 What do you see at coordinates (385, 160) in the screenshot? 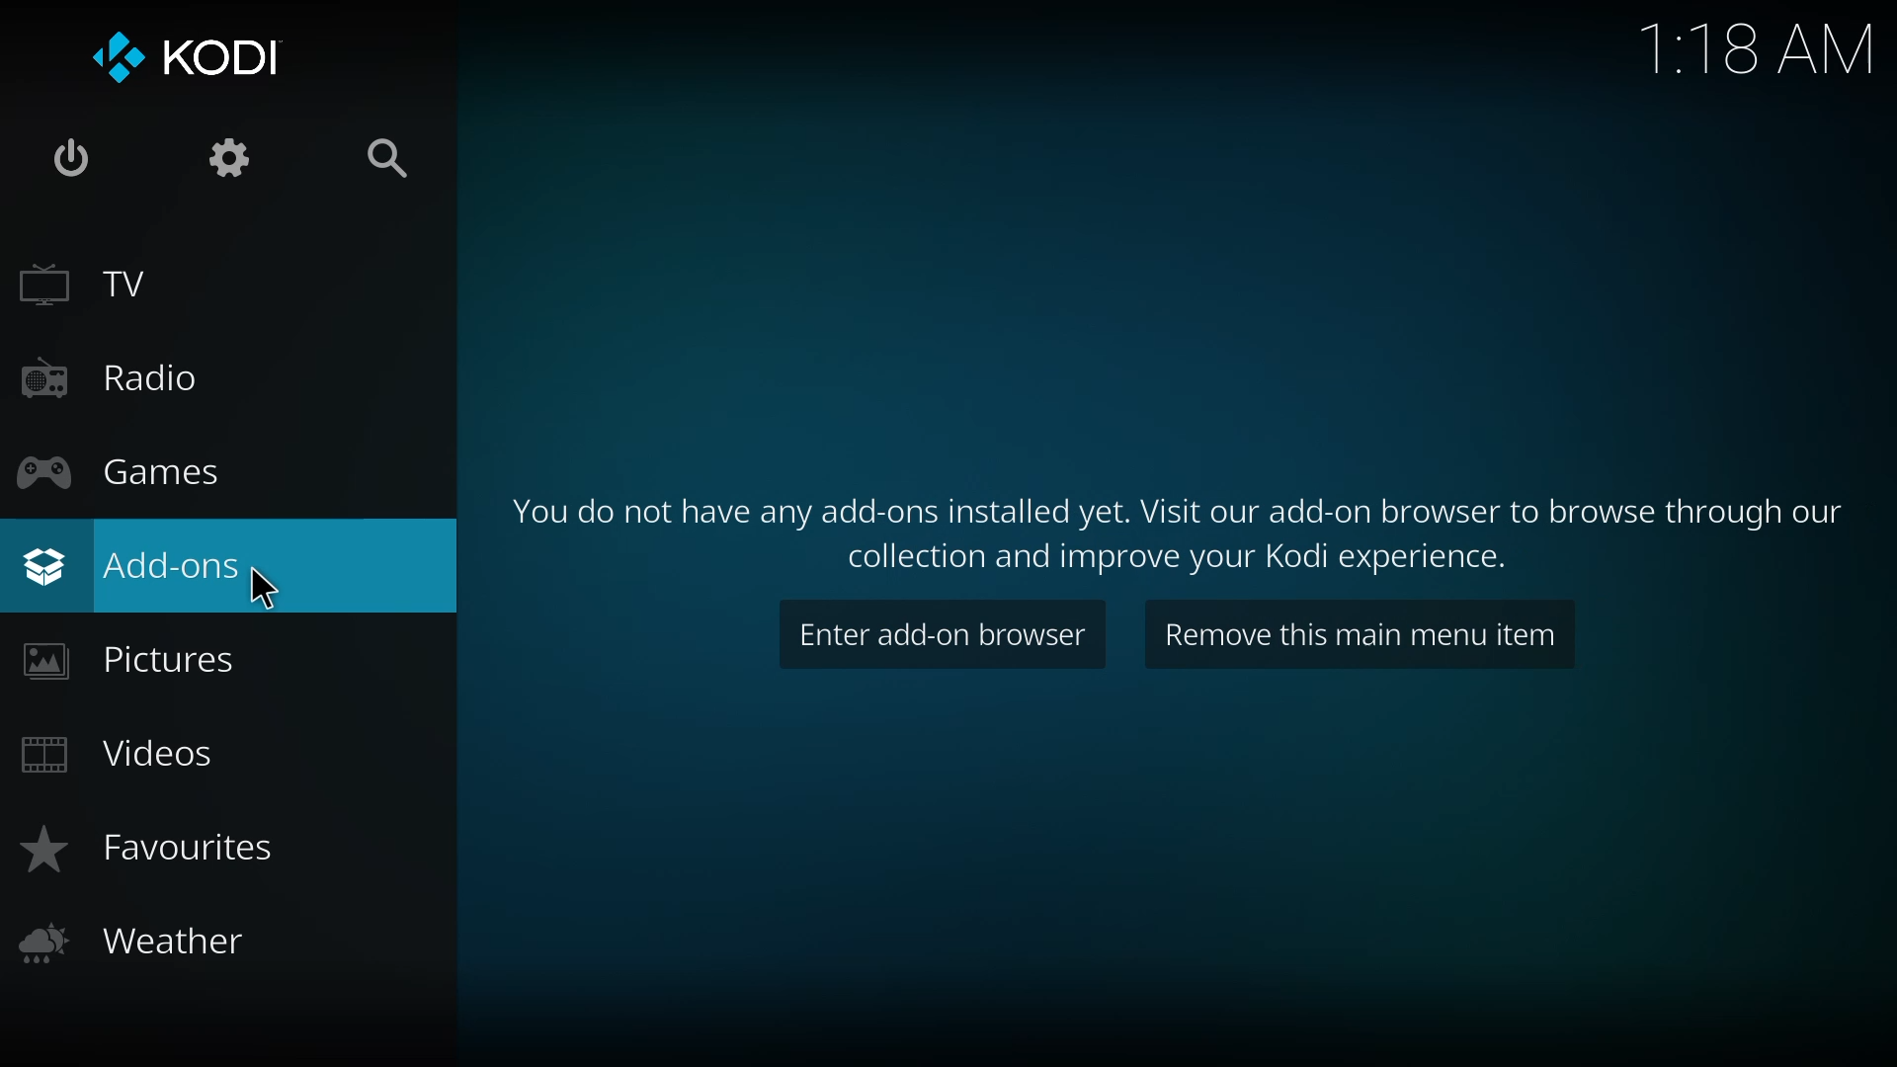
I see `search` at bounding box center [385, 160].